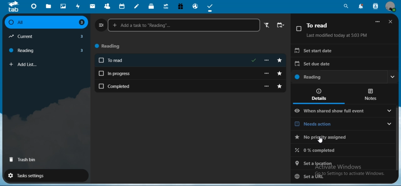 This screenshot has width=401, height=186. What do you see at coordinates (389, 123) in the screenshot?
I see `Drop down` at bounding box center [389, 123].